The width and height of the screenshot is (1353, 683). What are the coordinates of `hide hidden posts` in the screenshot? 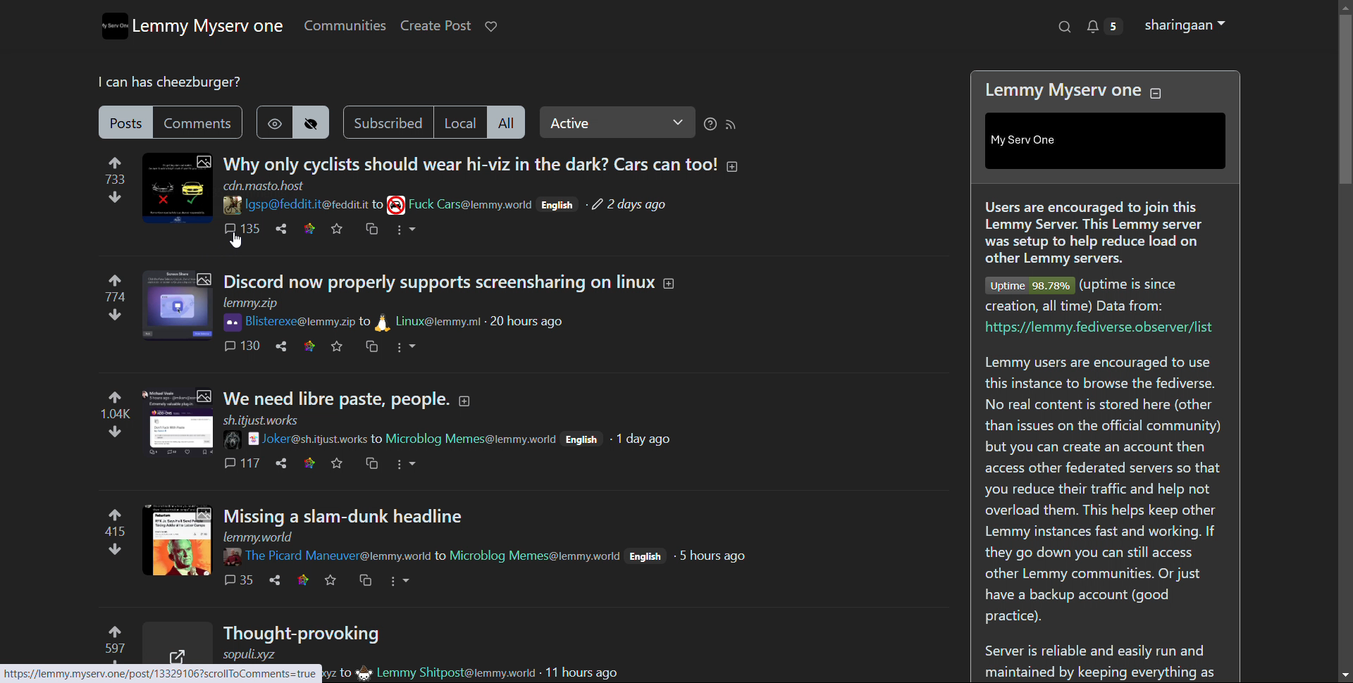 It's located at (311, 123).